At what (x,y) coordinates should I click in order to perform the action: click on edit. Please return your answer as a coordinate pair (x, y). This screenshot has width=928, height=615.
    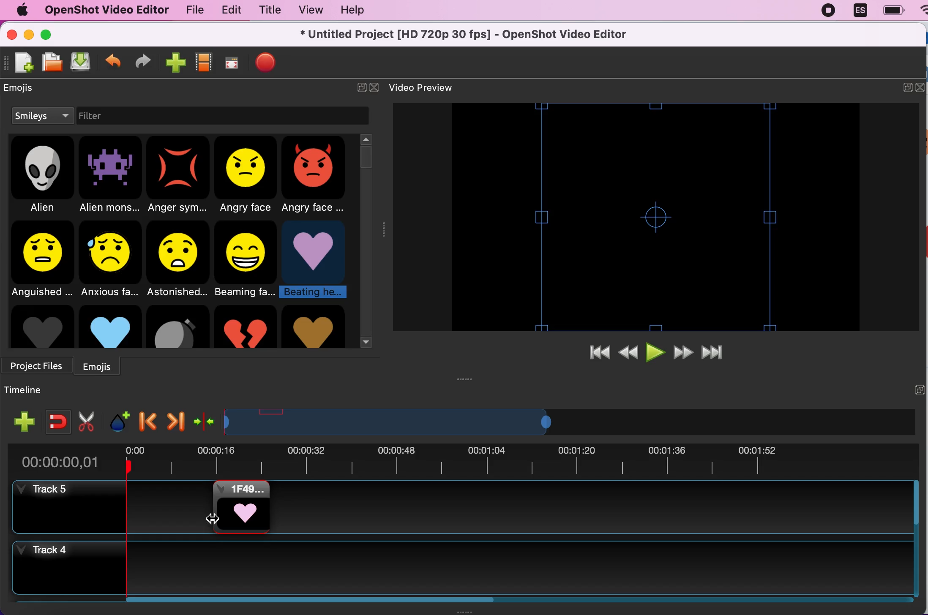
    Looking at the image, I should click on (228, 10).